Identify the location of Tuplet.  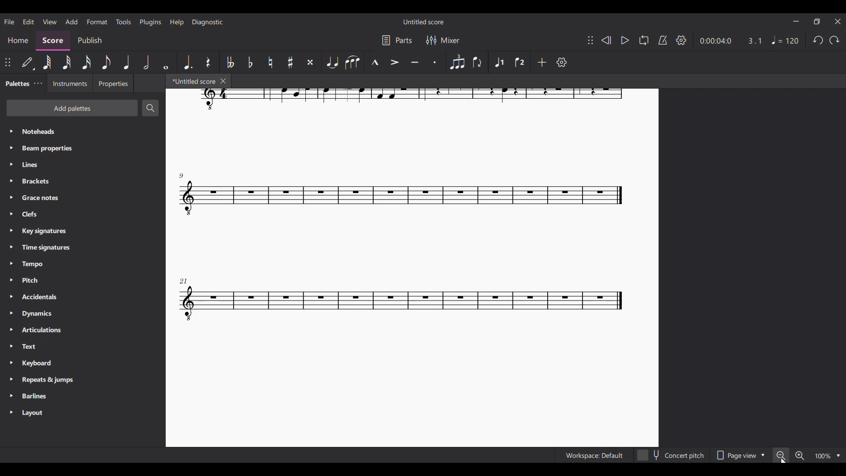
(457, 62).